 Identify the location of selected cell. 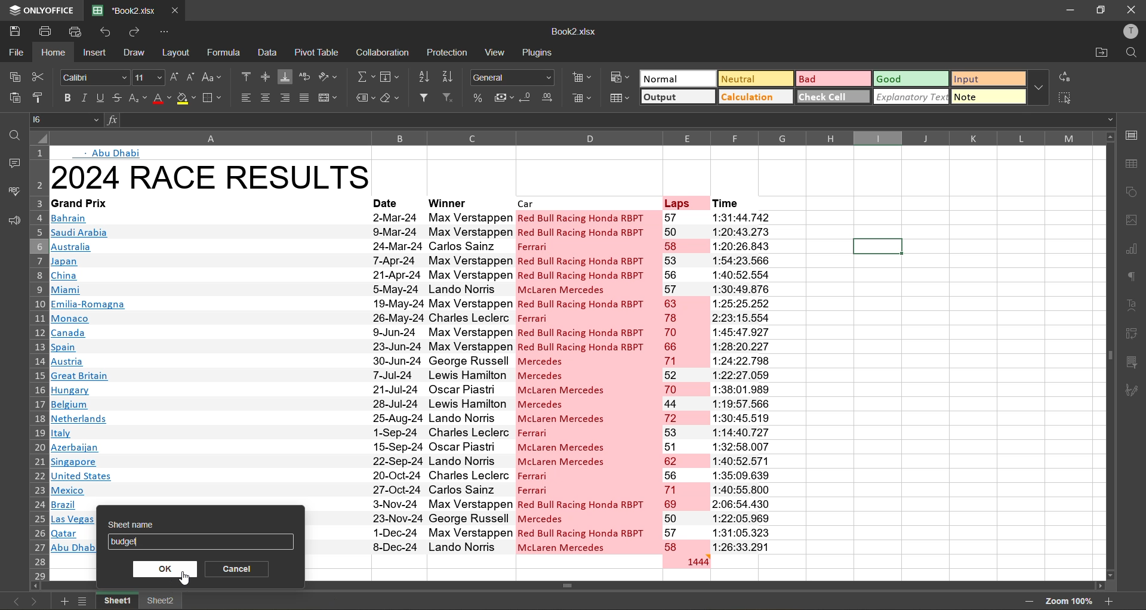
(878, 247).